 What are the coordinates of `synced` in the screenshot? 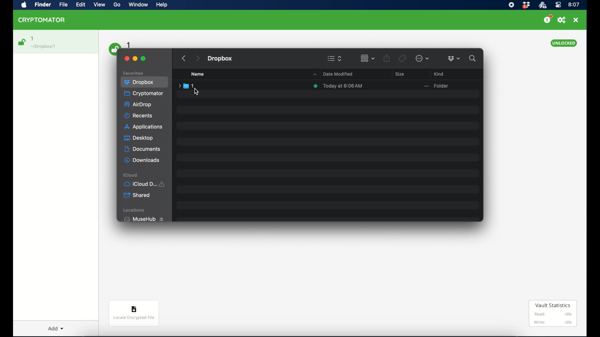 It's located at (315, 86).